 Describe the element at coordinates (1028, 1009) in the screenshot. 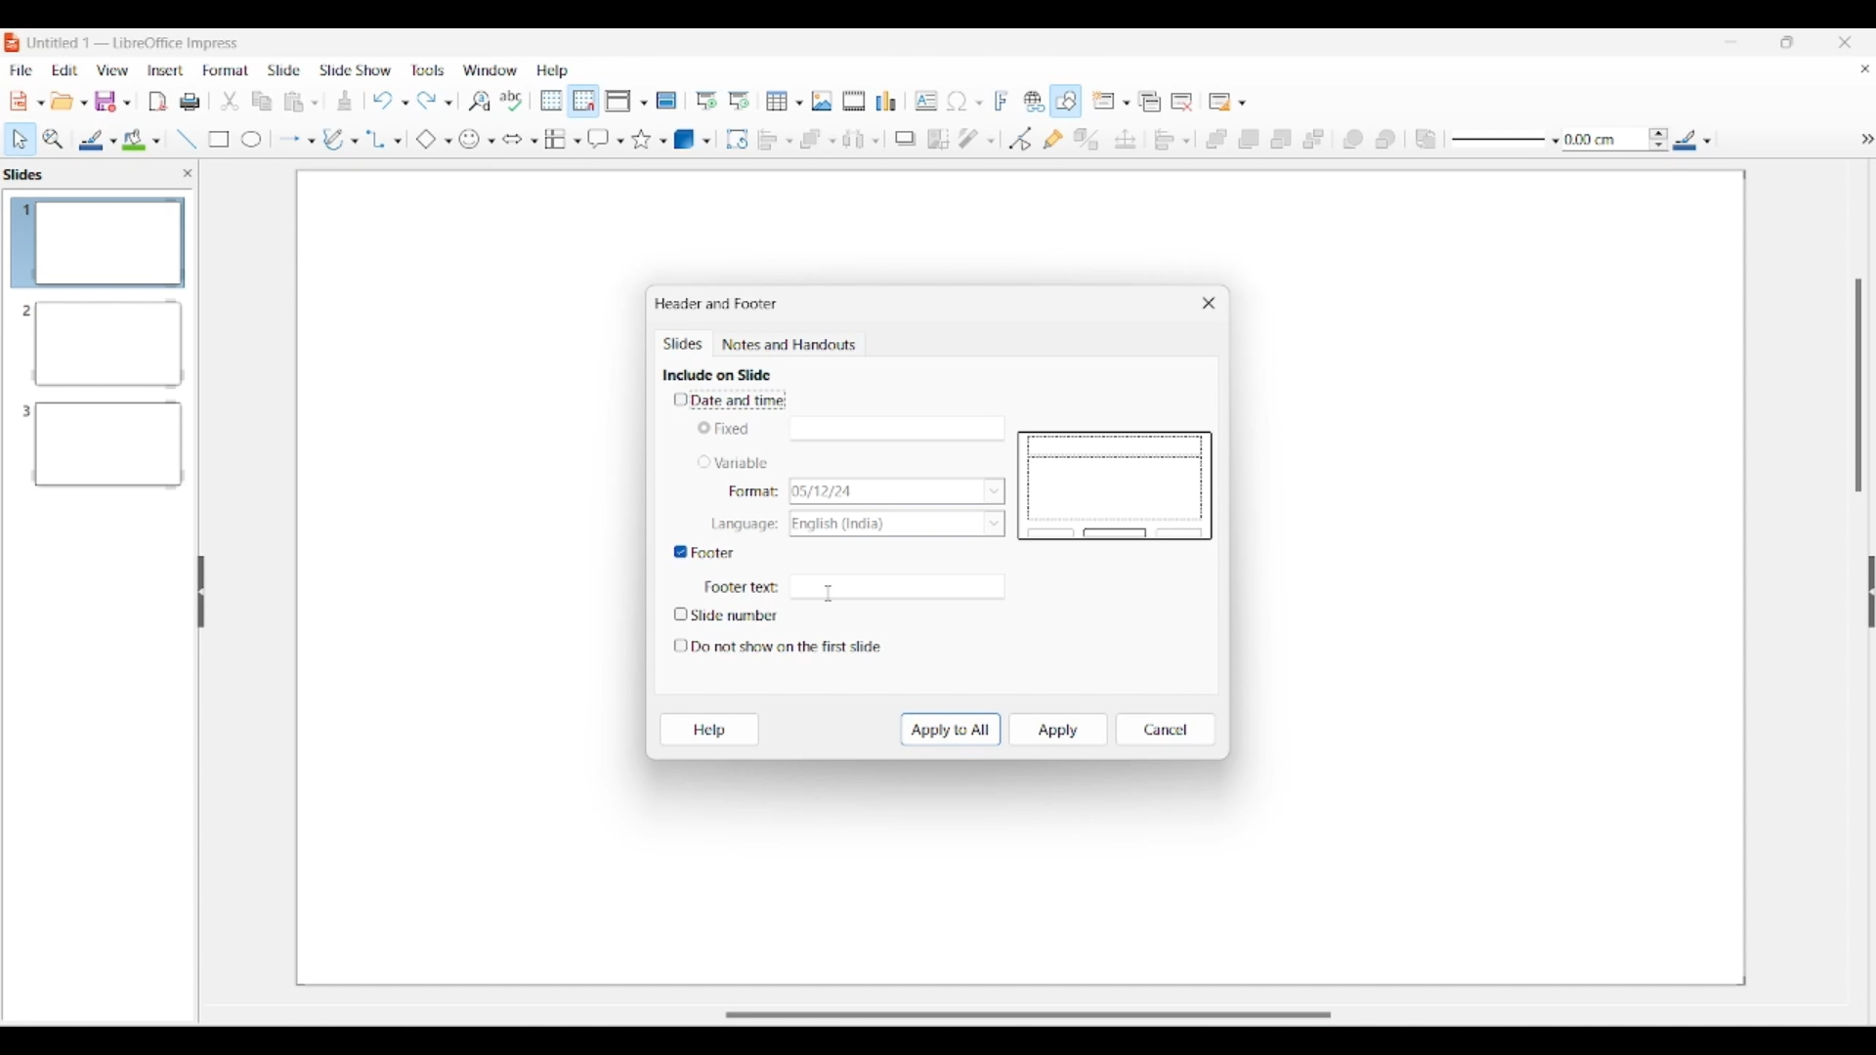

I see `Slider` at that location.